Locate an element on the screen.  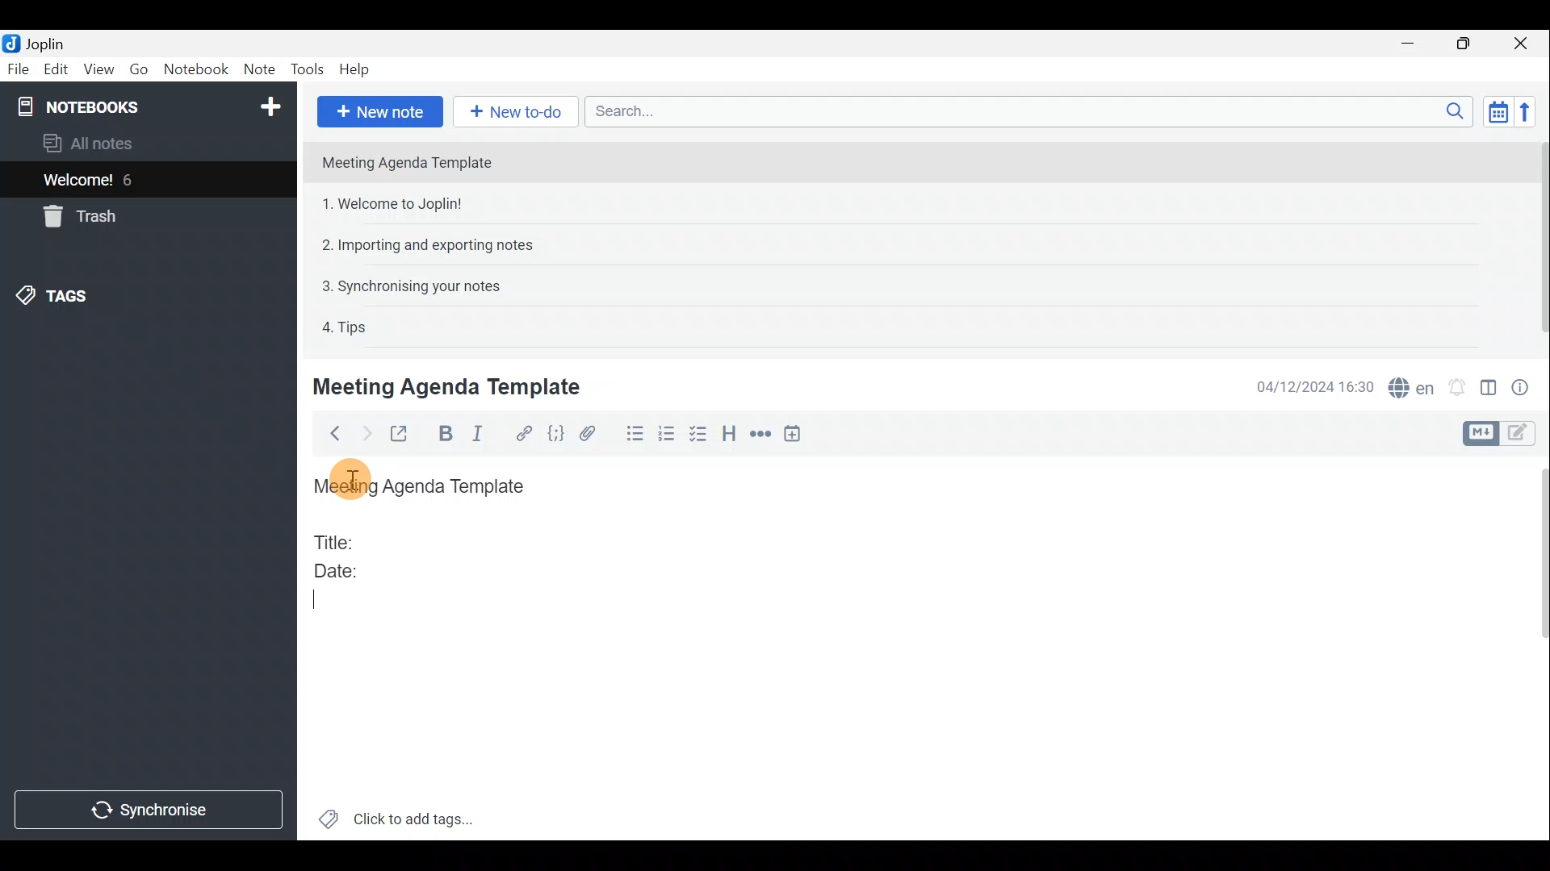
04/12/2024 16:30 is located at coordinates (1307, 385).